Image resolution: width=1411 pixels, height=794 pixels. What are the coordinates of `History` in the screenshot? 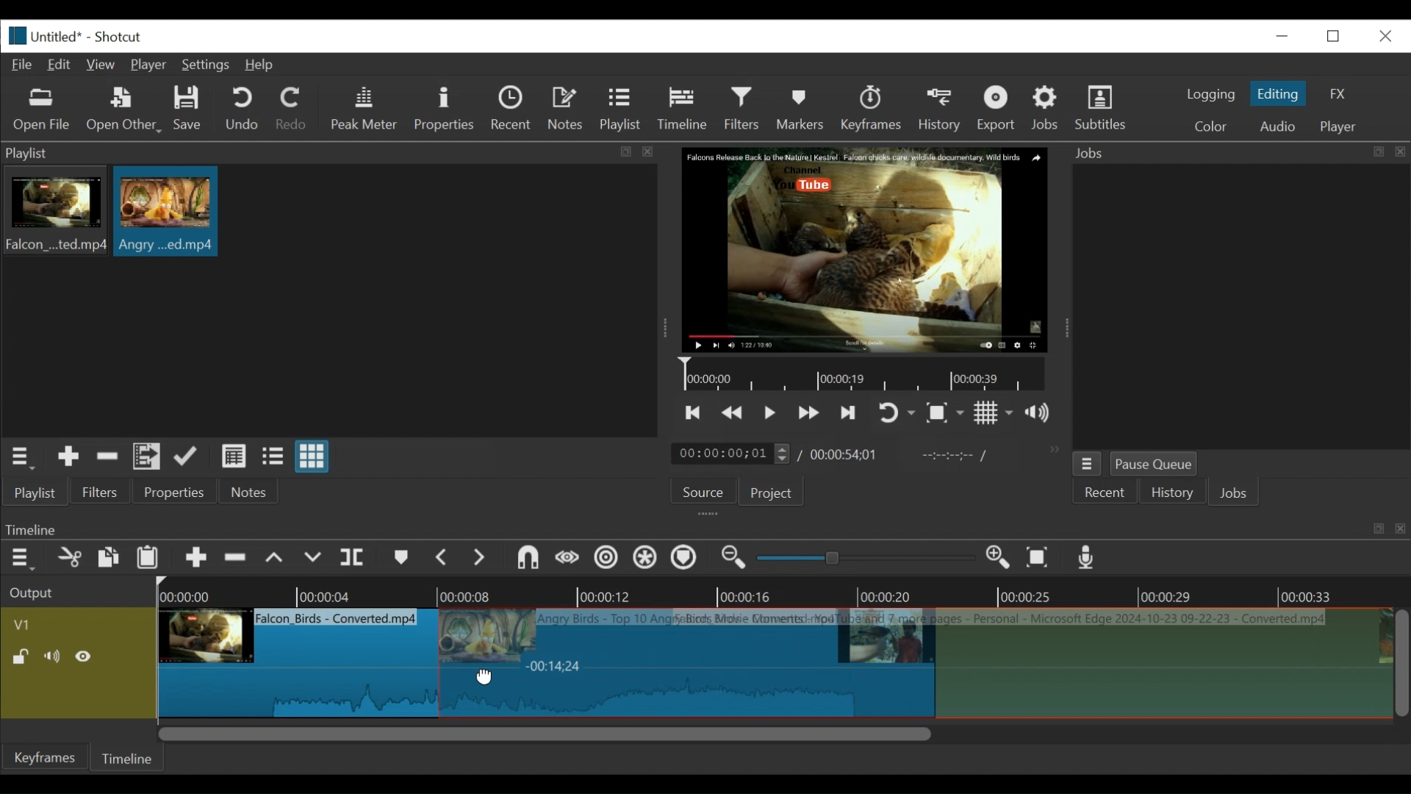 It's located at (942, 108).